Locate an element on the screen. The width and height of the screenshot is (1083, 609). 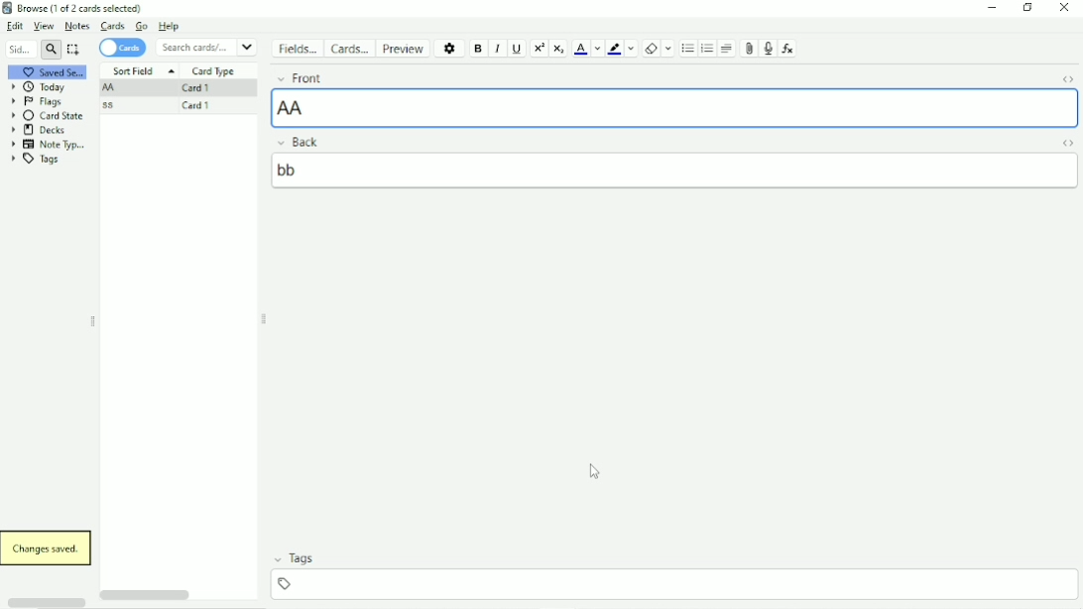
Horizontal scrollbar is located at coordinates (46, 602).